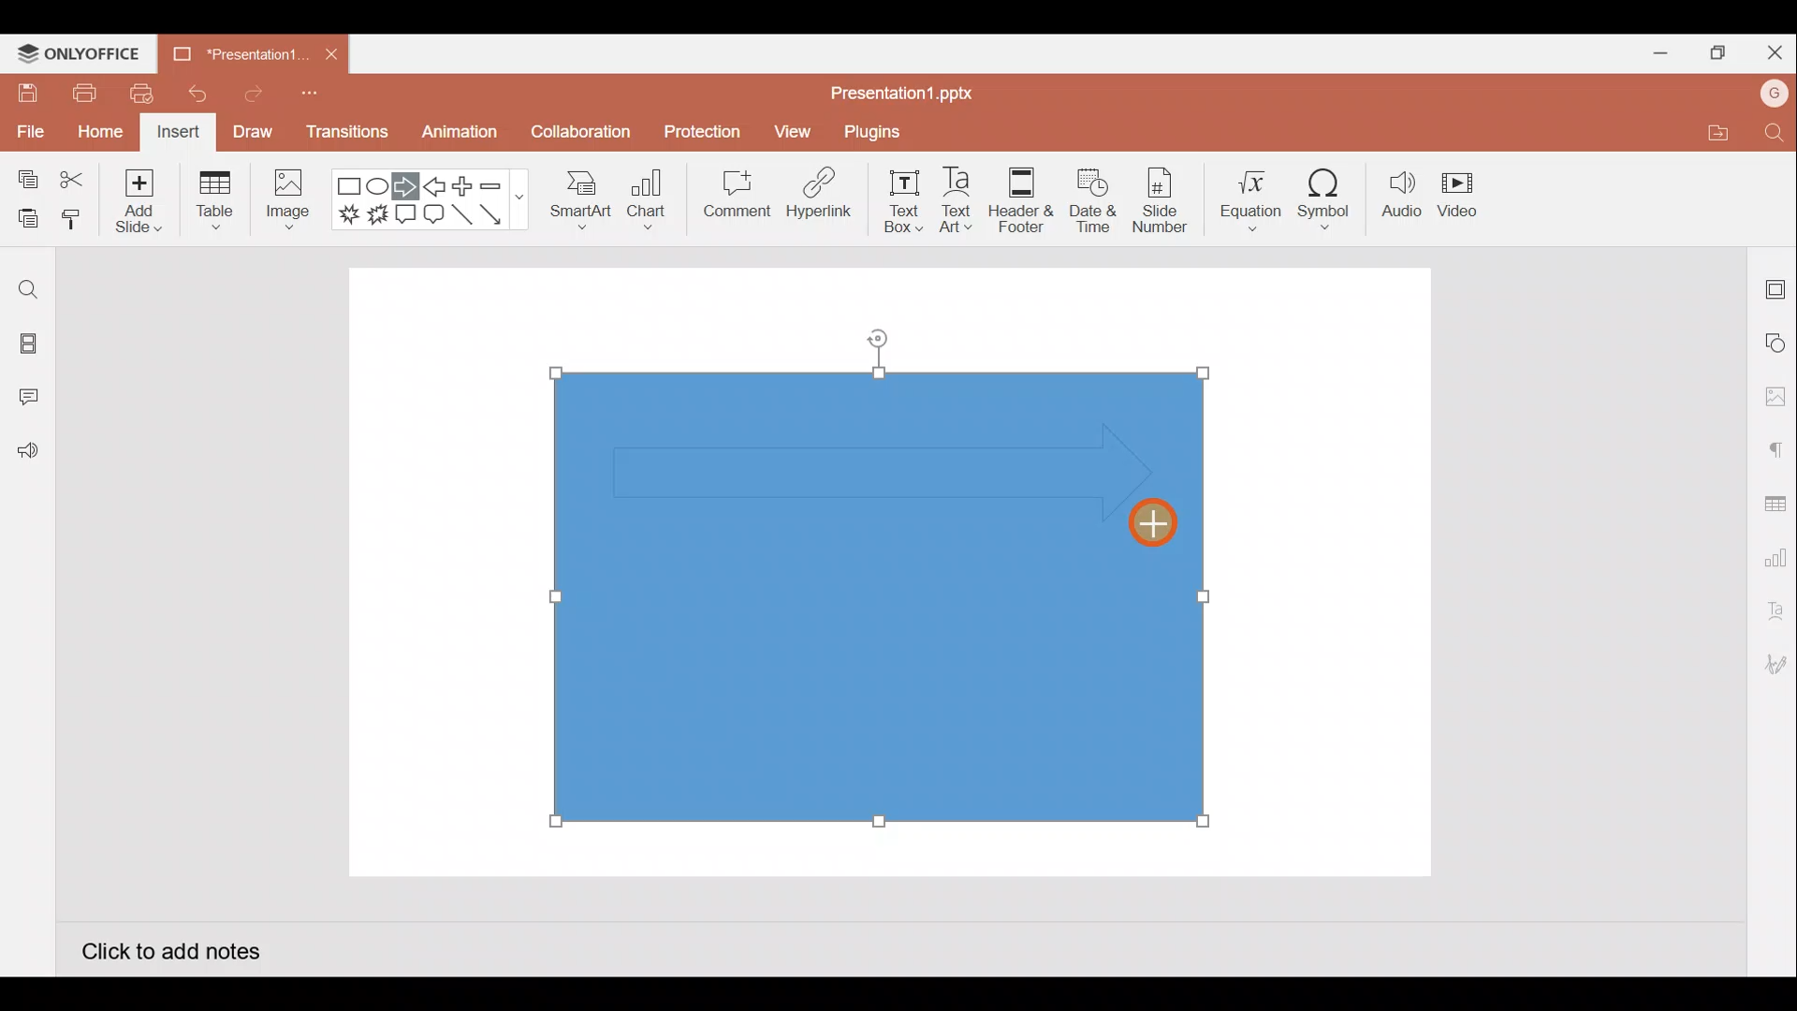 This screenshot has height=1011, width=1797. What do you see at coordinates (378, 216) in the screenshot?
I see `Explosion 2` at bounding box center [378, 216].